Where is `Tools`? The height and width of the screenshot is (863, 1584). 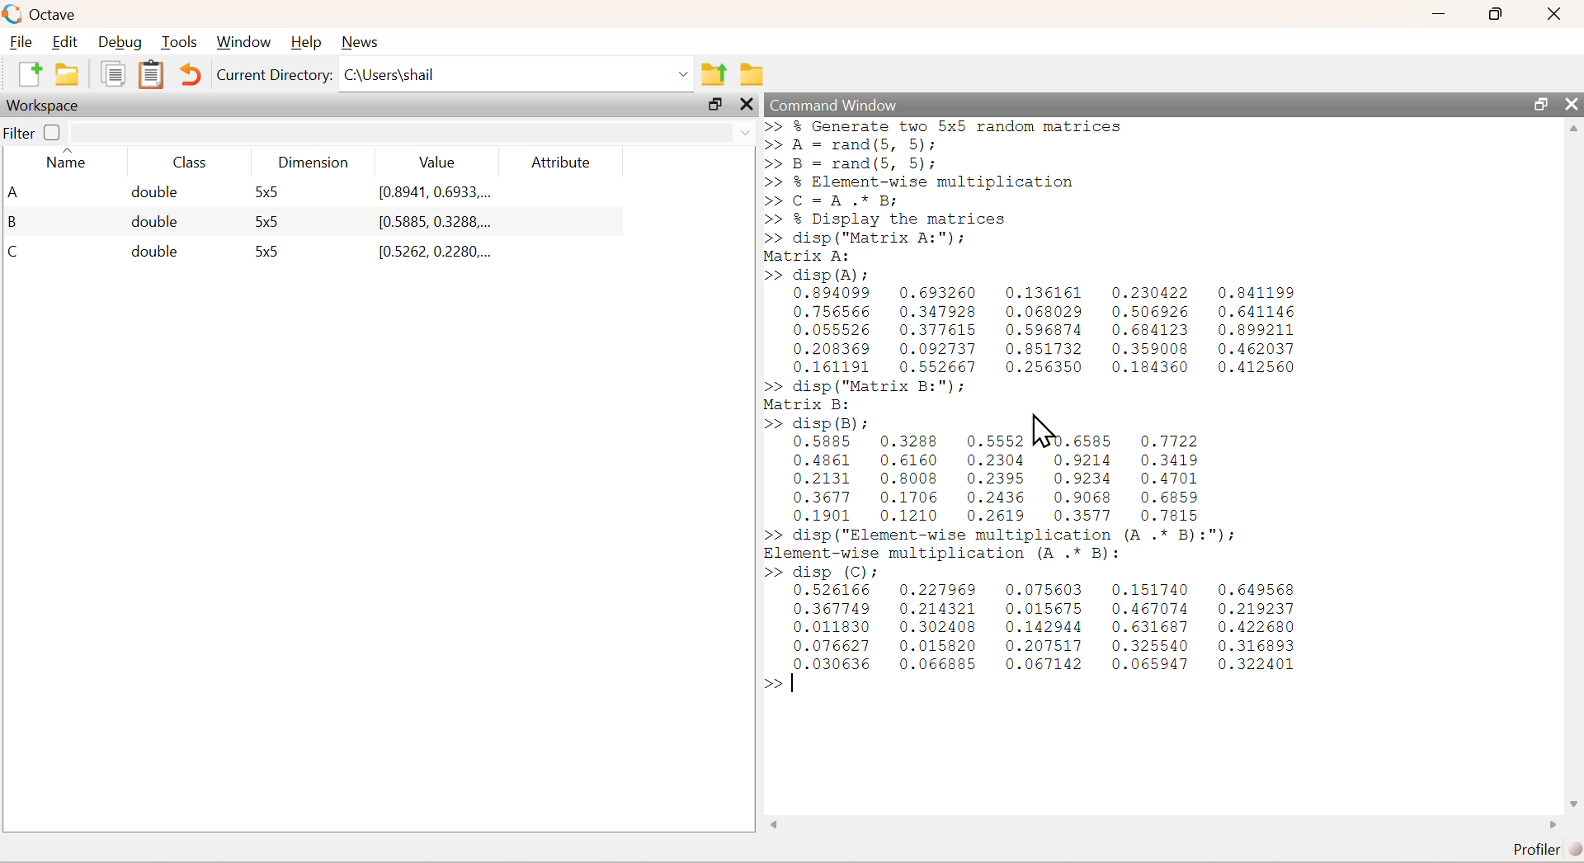
Tools is located at coordinates (181, 41).